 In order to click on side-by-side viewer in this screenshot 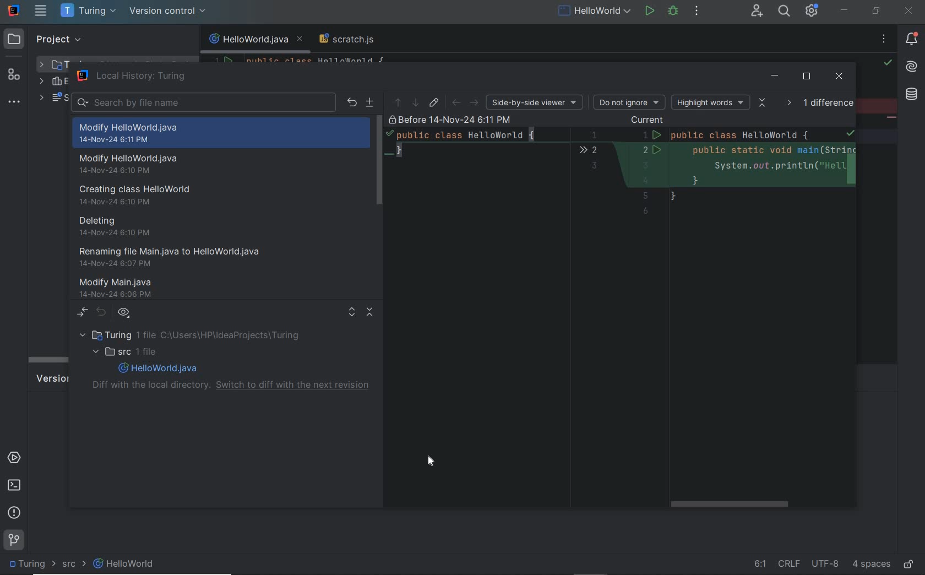, I will do `click(536, 101)`.